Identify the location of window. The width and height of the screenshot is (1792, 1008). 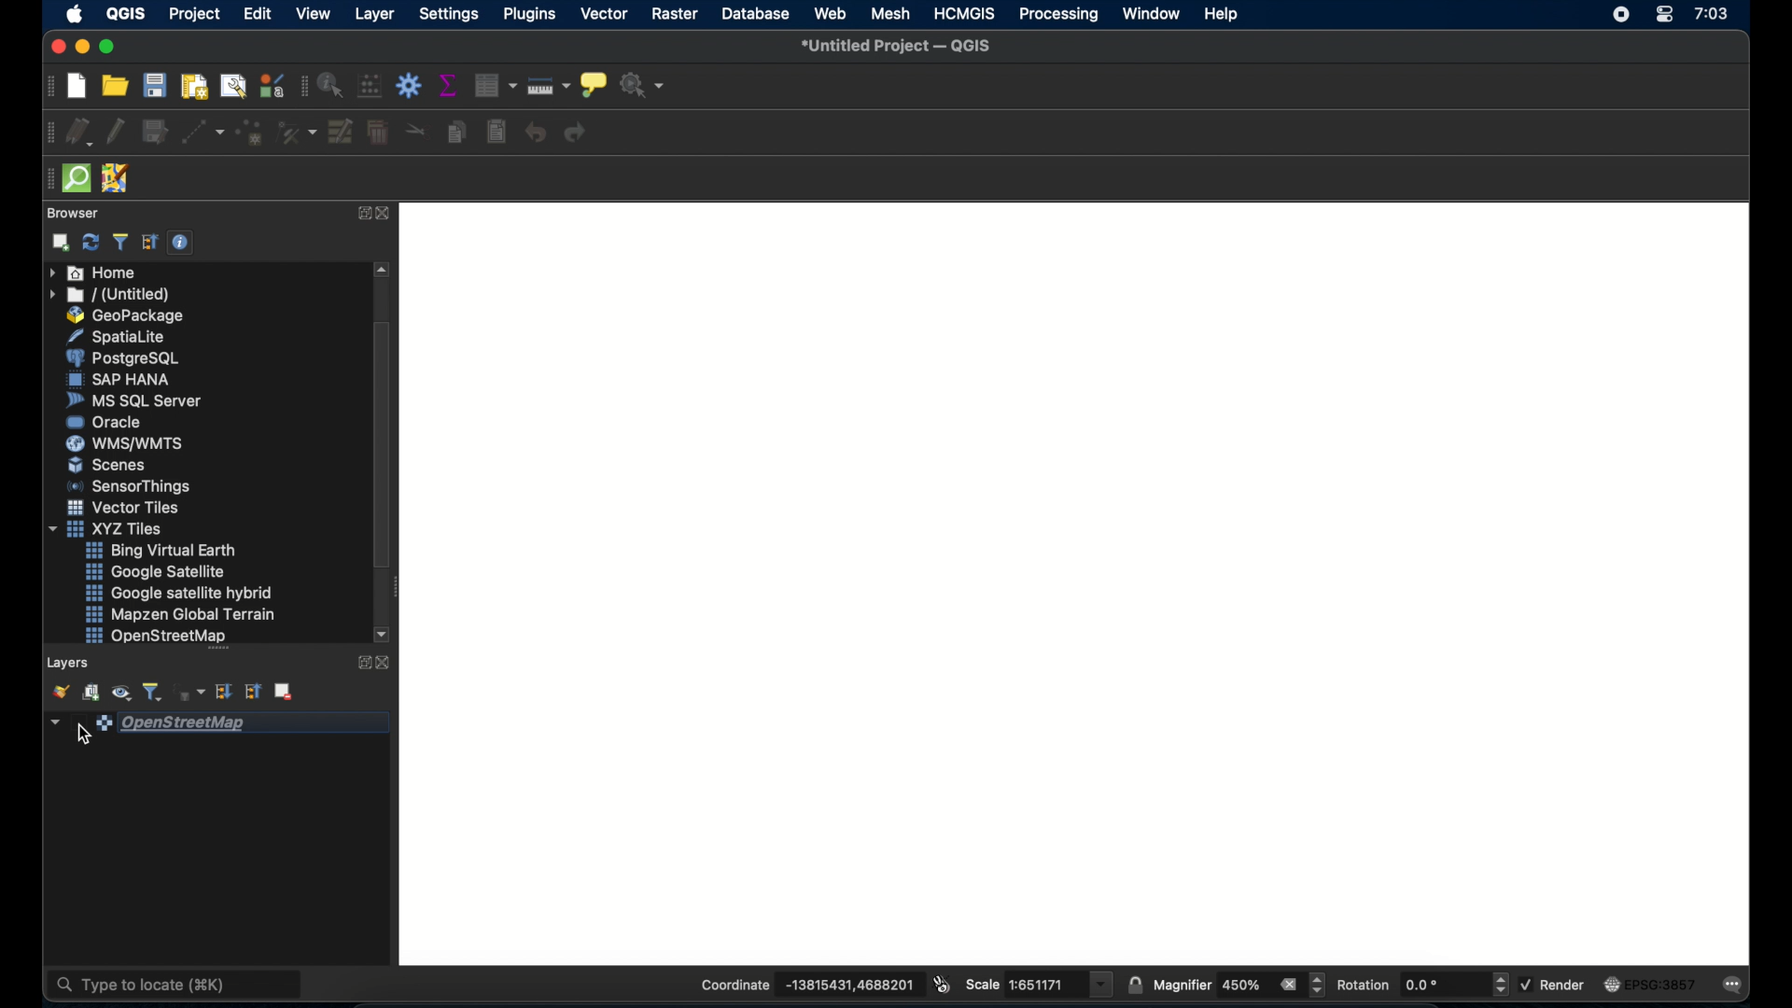
(1153, 14).